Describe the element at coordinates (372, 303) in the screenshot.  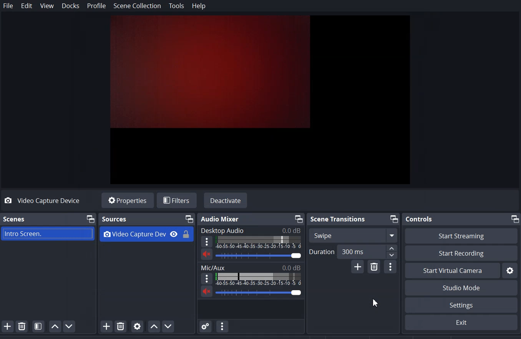
I see `Cursor` at that location.